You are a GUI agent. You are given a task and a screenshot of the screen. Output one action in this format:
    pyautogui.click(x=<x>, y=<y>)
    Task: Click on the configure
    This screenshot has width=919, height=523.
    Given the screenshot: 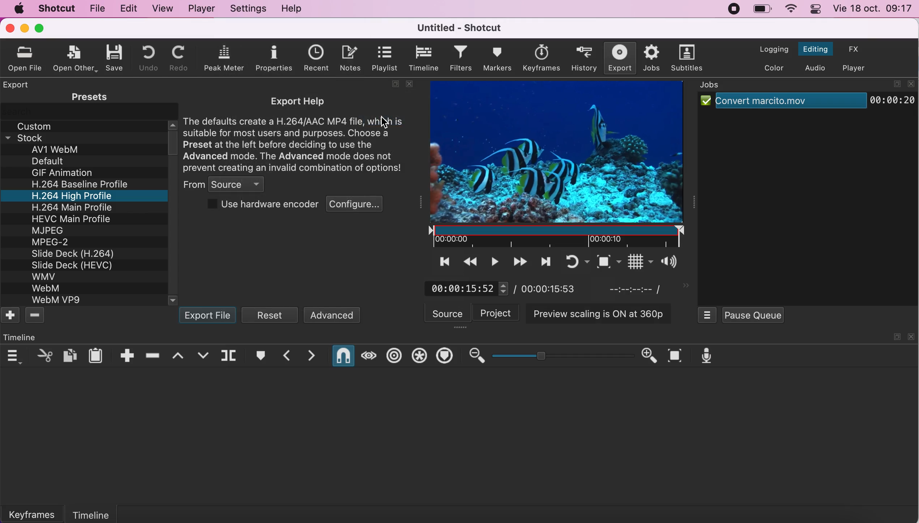 What is the action you would take?
    pyautogui.click(x=357, y=206)
    